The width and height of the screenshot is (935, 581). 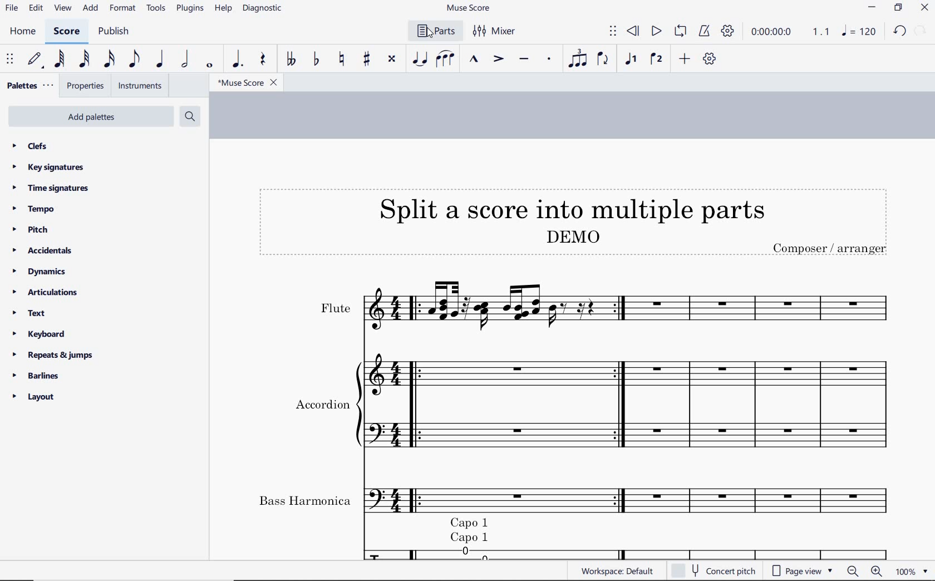 I want to click on concert pitch, so click(x=721, y=572).